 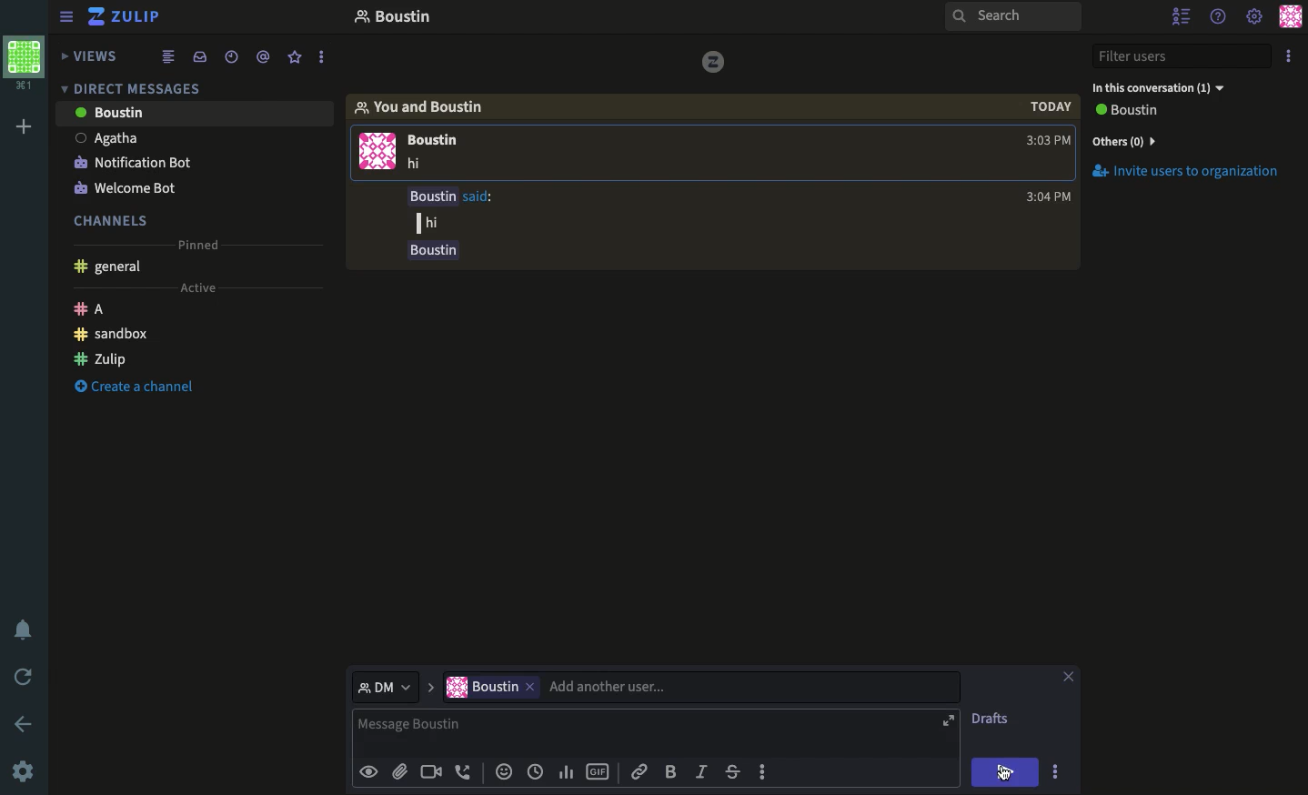 What do you see at coordinates (1008, 771) in the screenshot?
I see `Send` at bounding box center [1008, 771].